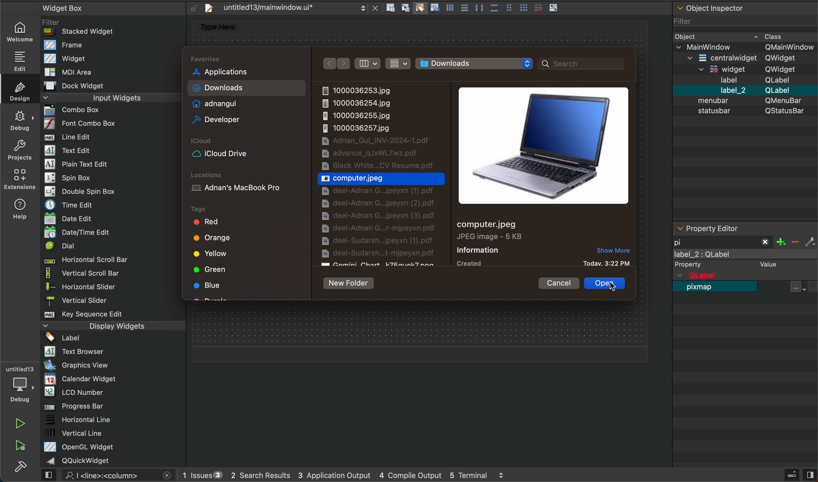  What do you see at coordinates (805, 286) in the screenshot?
I see `file and resources select` at bounding box center [805, 286].